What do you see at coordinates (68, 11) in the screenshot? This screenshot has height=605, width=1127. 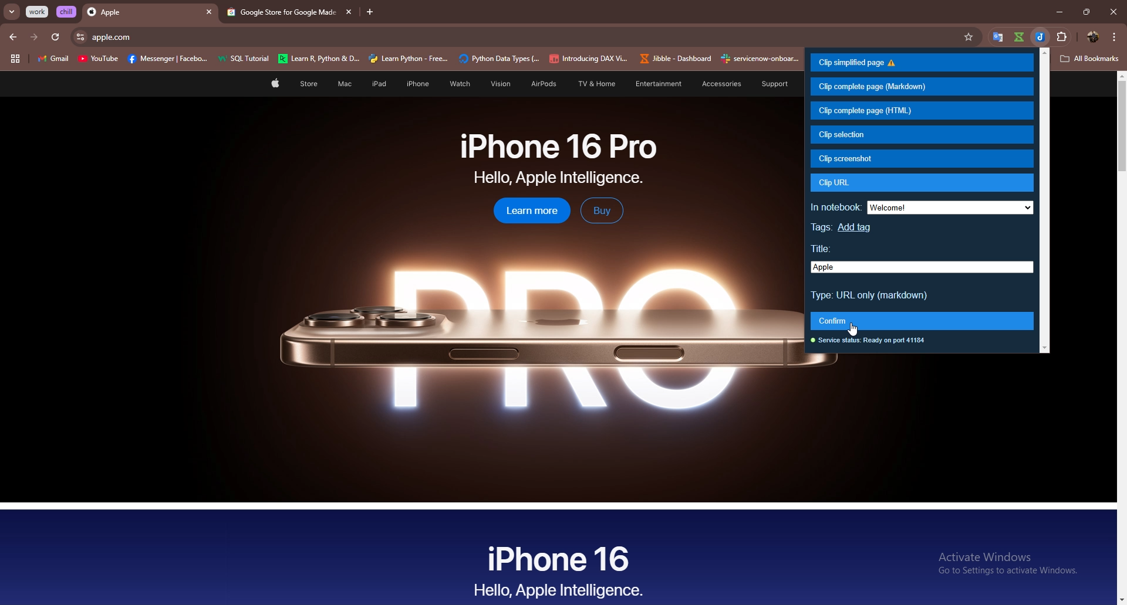 I see `chill` at bounding box center [68, 11].